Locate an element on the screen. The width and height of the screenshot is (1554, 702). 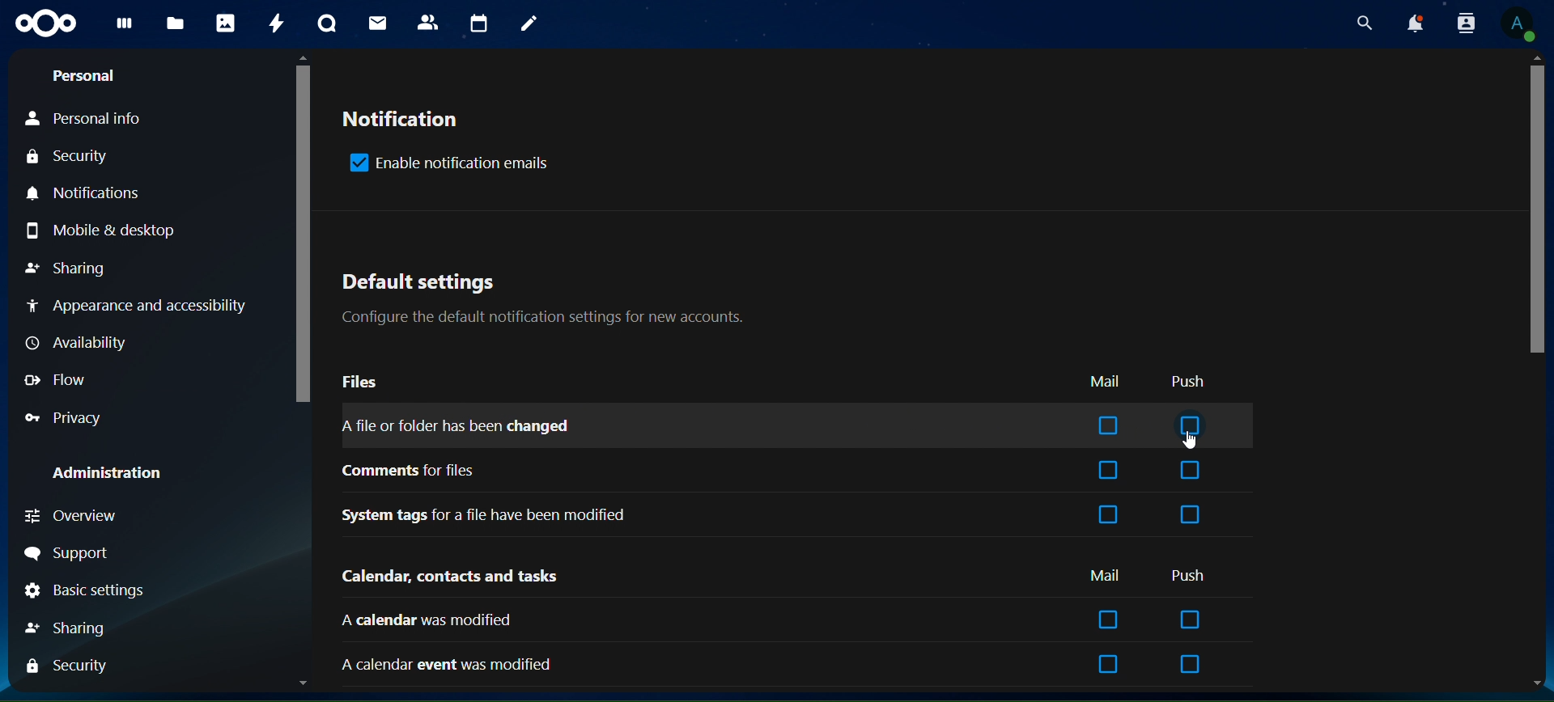
notifications is located at coordinates (135, 305).